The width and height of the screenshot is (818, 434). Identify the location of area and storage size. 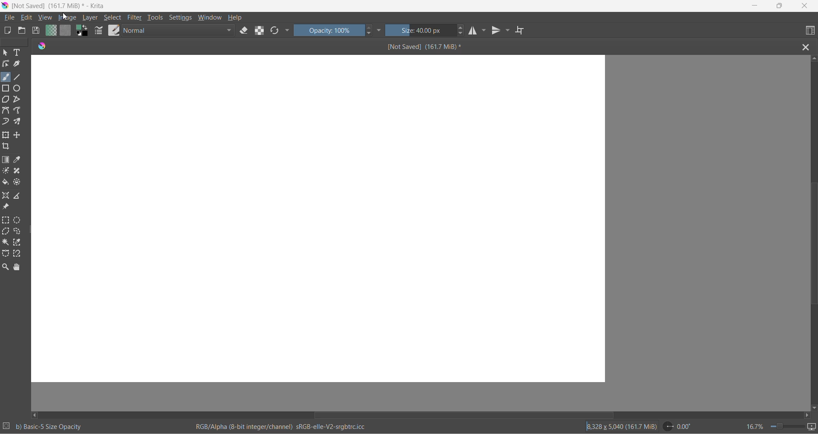
(622, 426).